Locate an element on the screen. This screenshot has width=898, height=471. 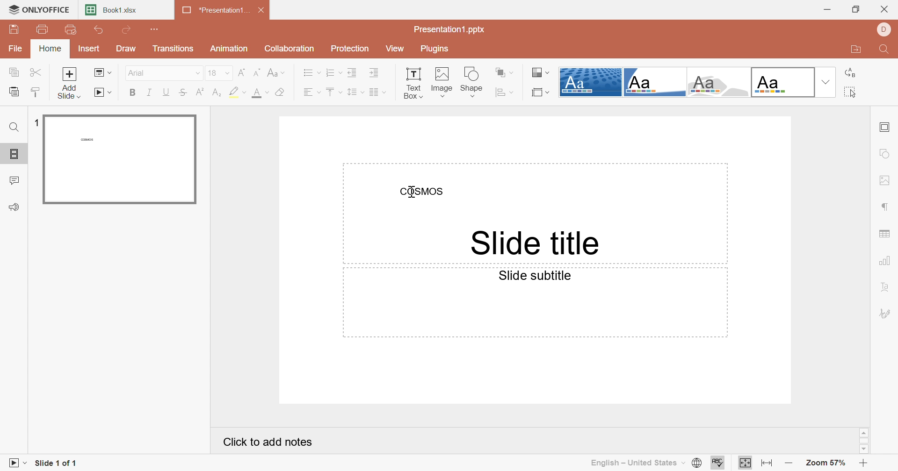
Paste is located at coordinates (10, 92).